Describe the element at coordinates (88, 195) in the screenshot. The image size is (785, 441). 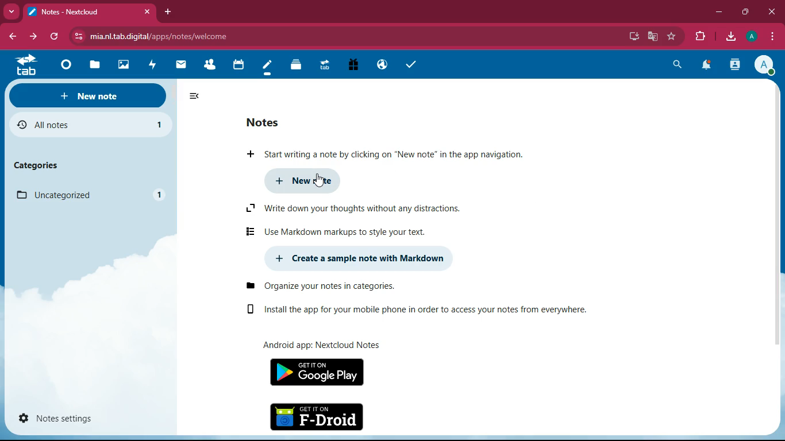
I see `uncategorized` at that location.